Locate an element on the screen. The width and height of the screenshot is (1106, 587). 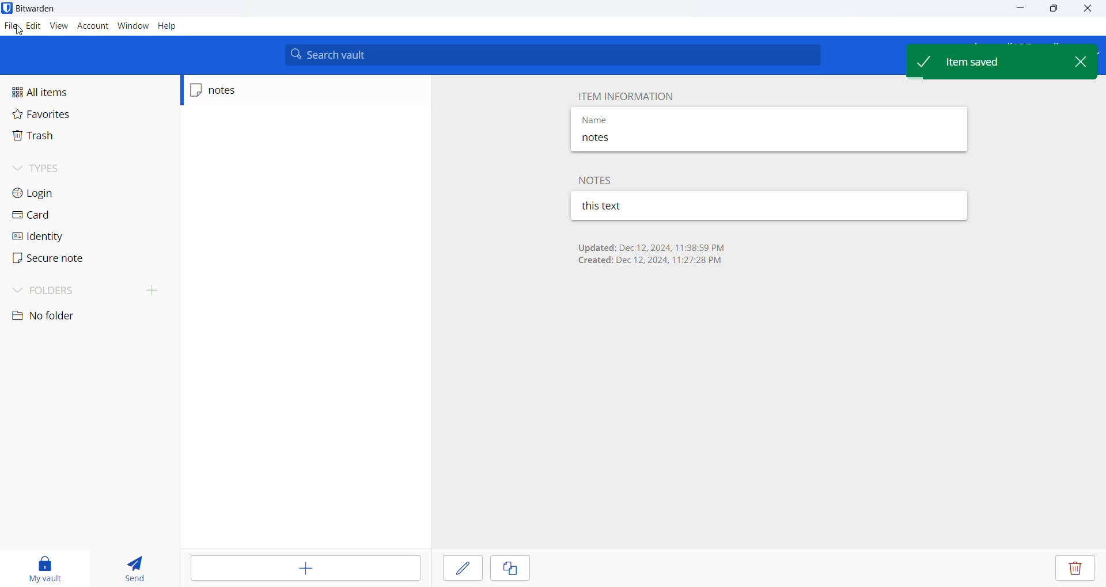
My vault  is located at coordinates (43, 567).